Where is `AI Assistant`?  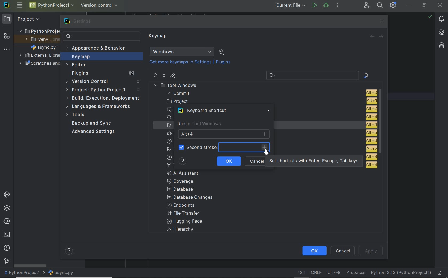 AI Assistant is located at coordinates (442, 33).